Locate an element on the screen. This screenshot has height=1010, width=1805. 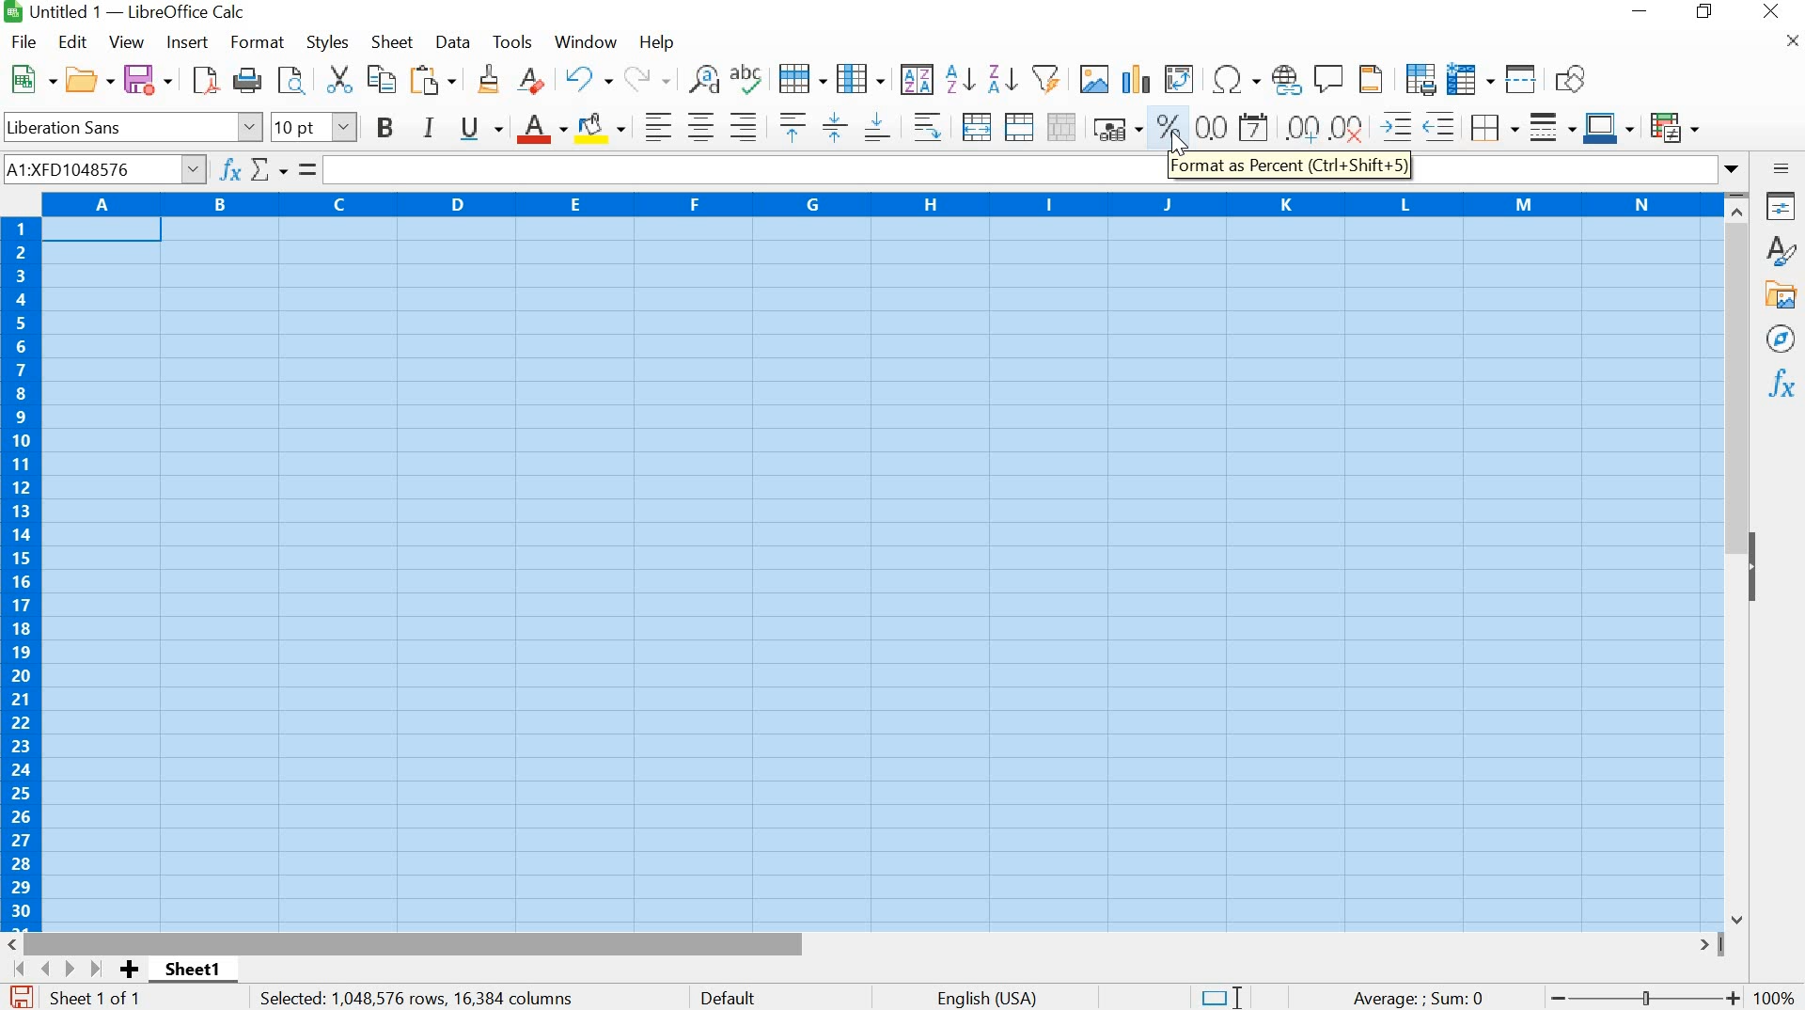
OPEN is located at coordinates (90, 79).